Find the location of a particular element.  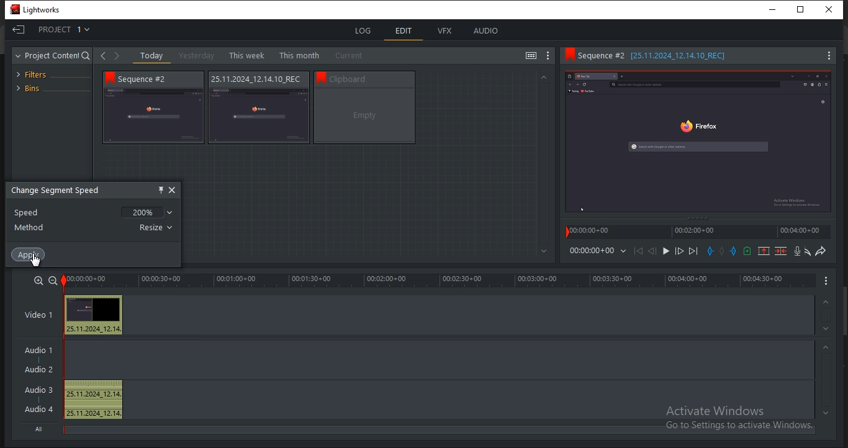

Sequence information is located at coordinates (667, 56).